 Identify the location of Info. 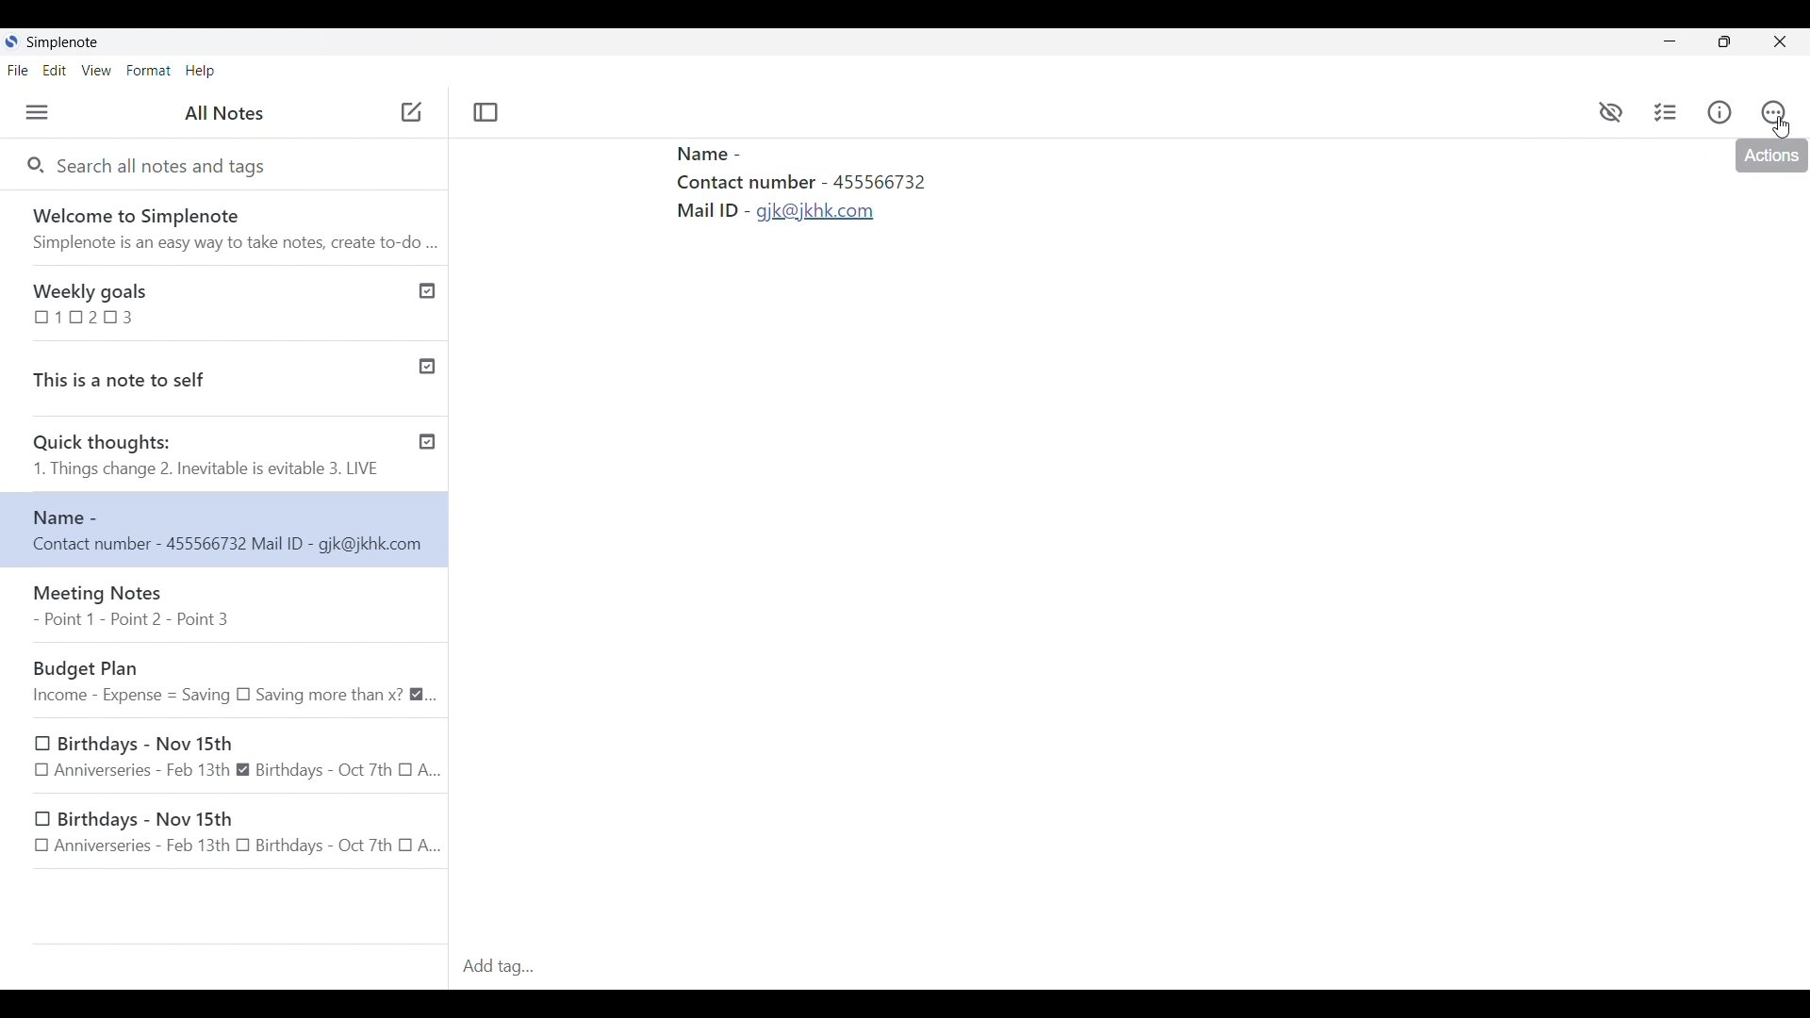
(1719, 112).